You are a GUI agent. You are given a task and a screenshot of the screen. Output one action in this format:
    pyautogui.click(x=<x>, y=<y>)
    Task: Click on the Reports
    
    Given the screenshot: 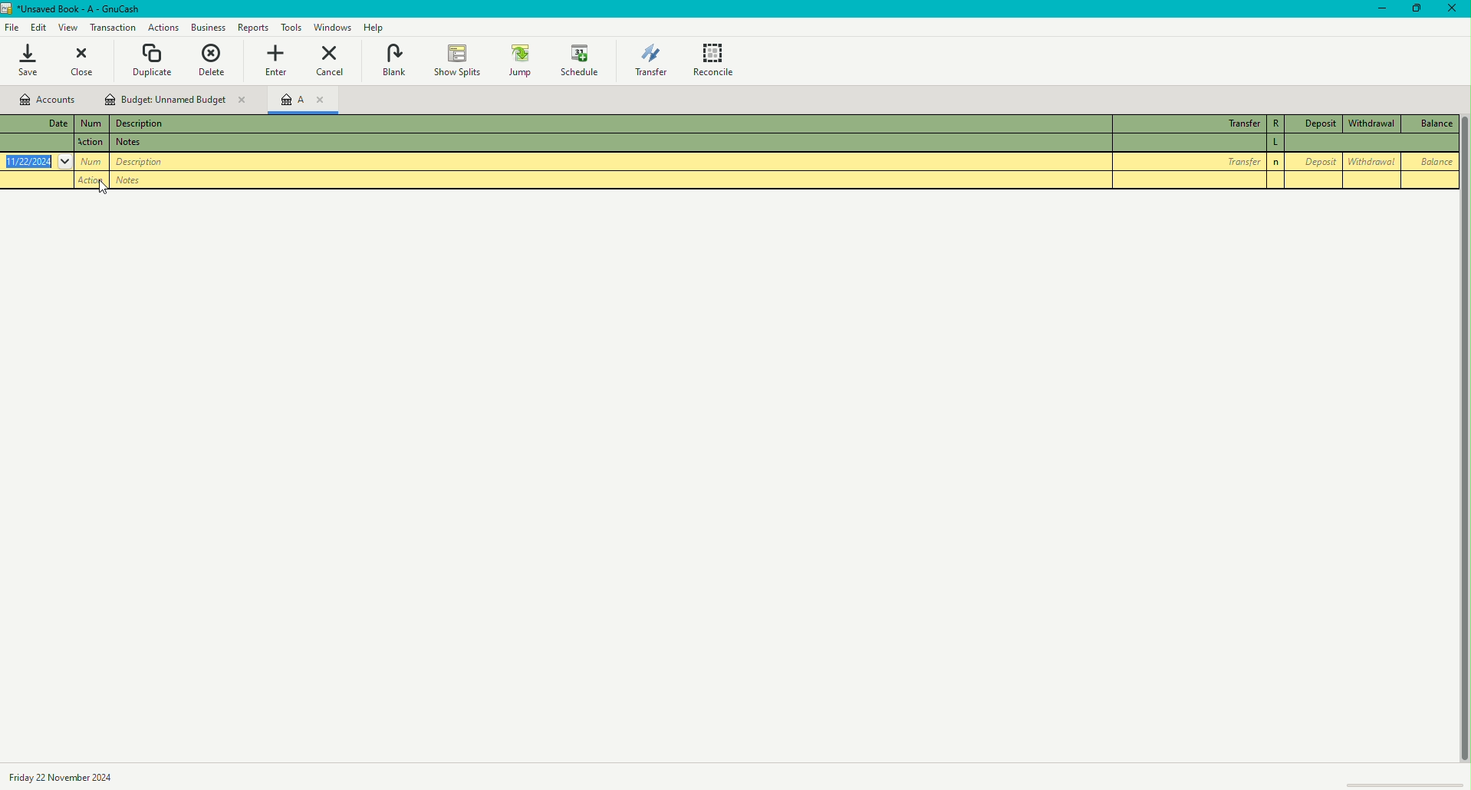 What is the action you would take?
    pyautogui.click(x=252, y=27)
    